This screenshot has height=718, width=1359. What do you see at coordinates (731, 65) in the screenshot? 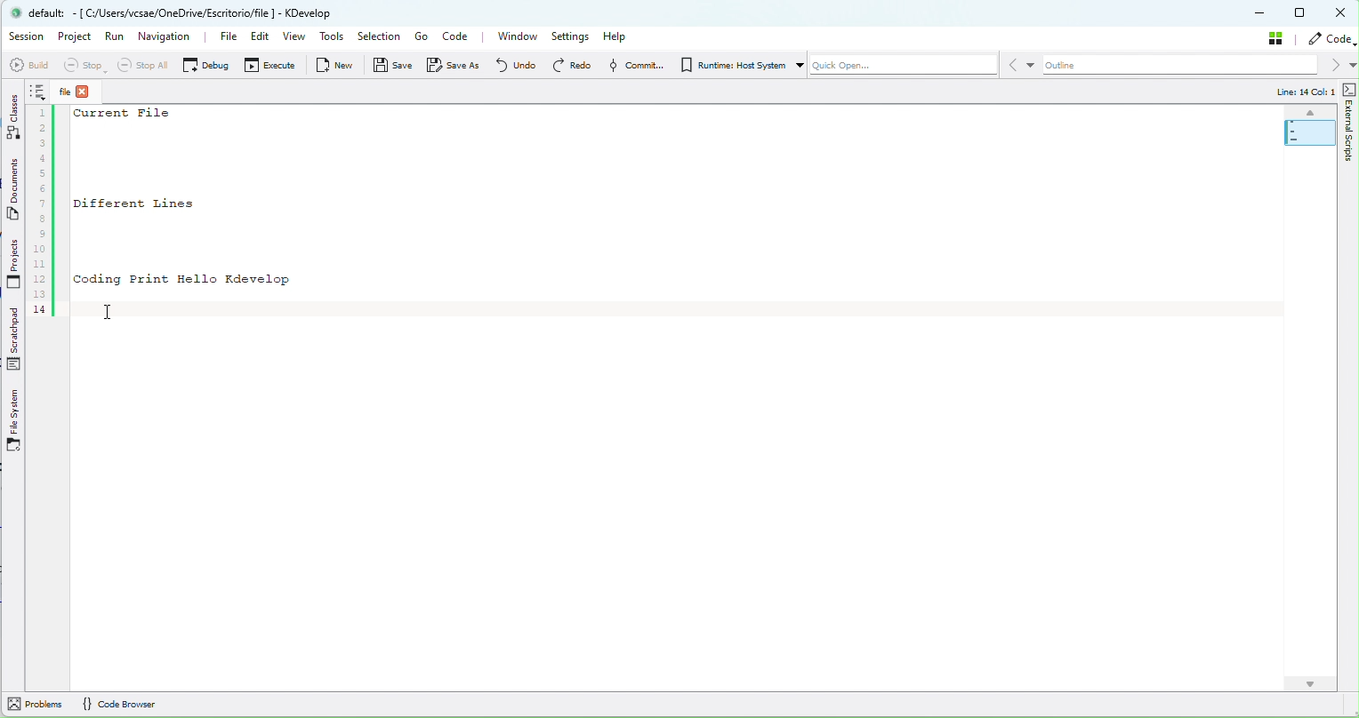
I see `Runtime: Host System` at bounding box center [731, 65].